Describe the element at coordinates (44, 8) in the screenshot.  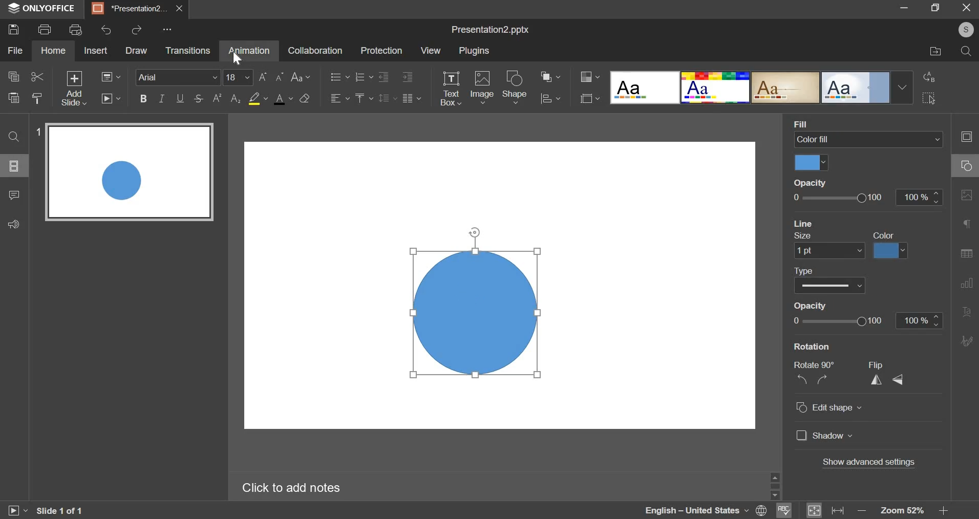
I see `ONLYOFFICE` at that location.